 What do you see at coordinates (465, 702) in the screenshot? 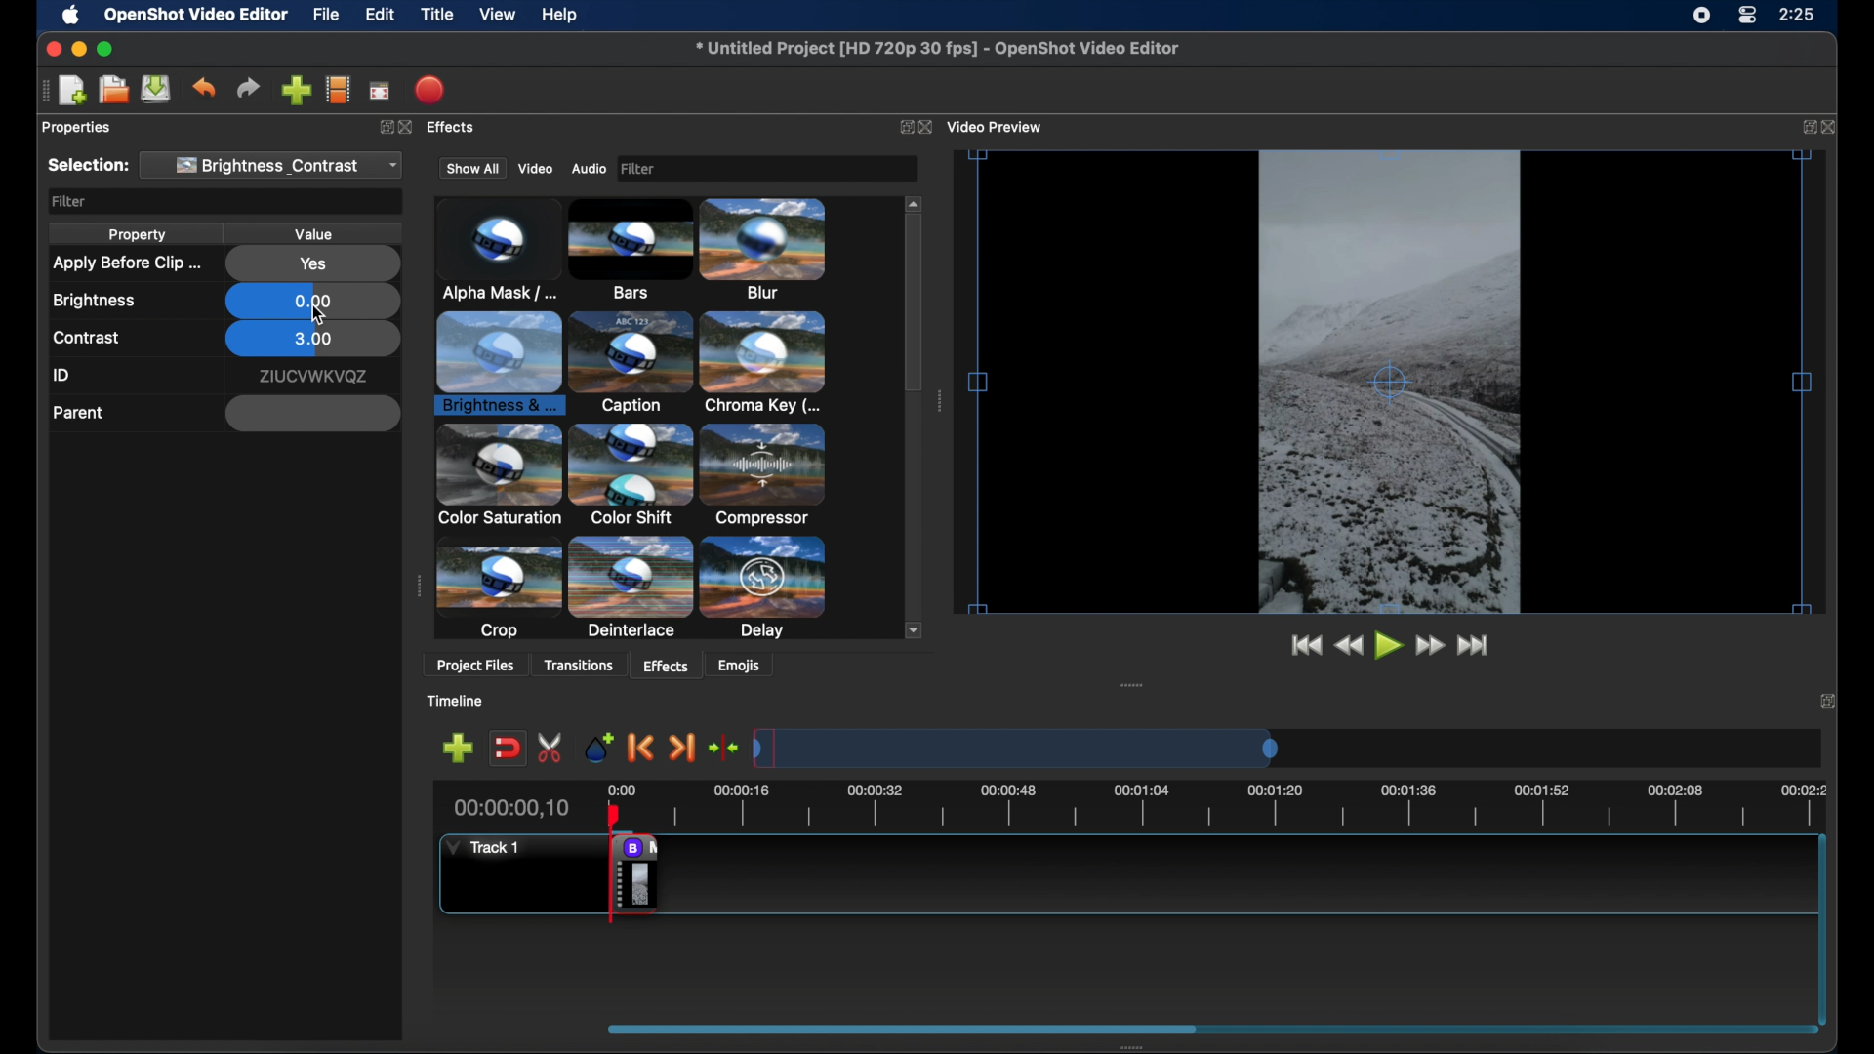
I see `timeline` at bounding box center [465, 702].